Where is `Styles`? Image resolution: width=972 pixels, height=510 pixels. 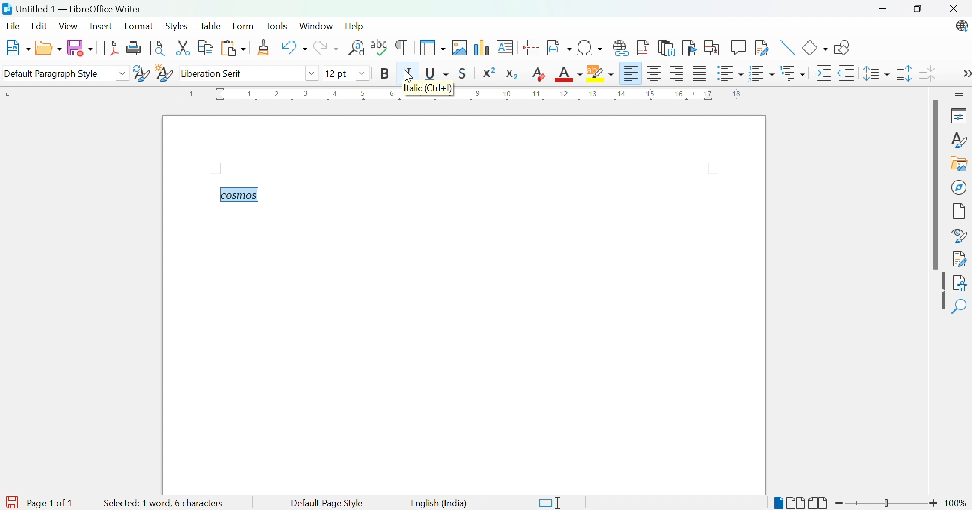
Styles is located at coordinates (176, 27).